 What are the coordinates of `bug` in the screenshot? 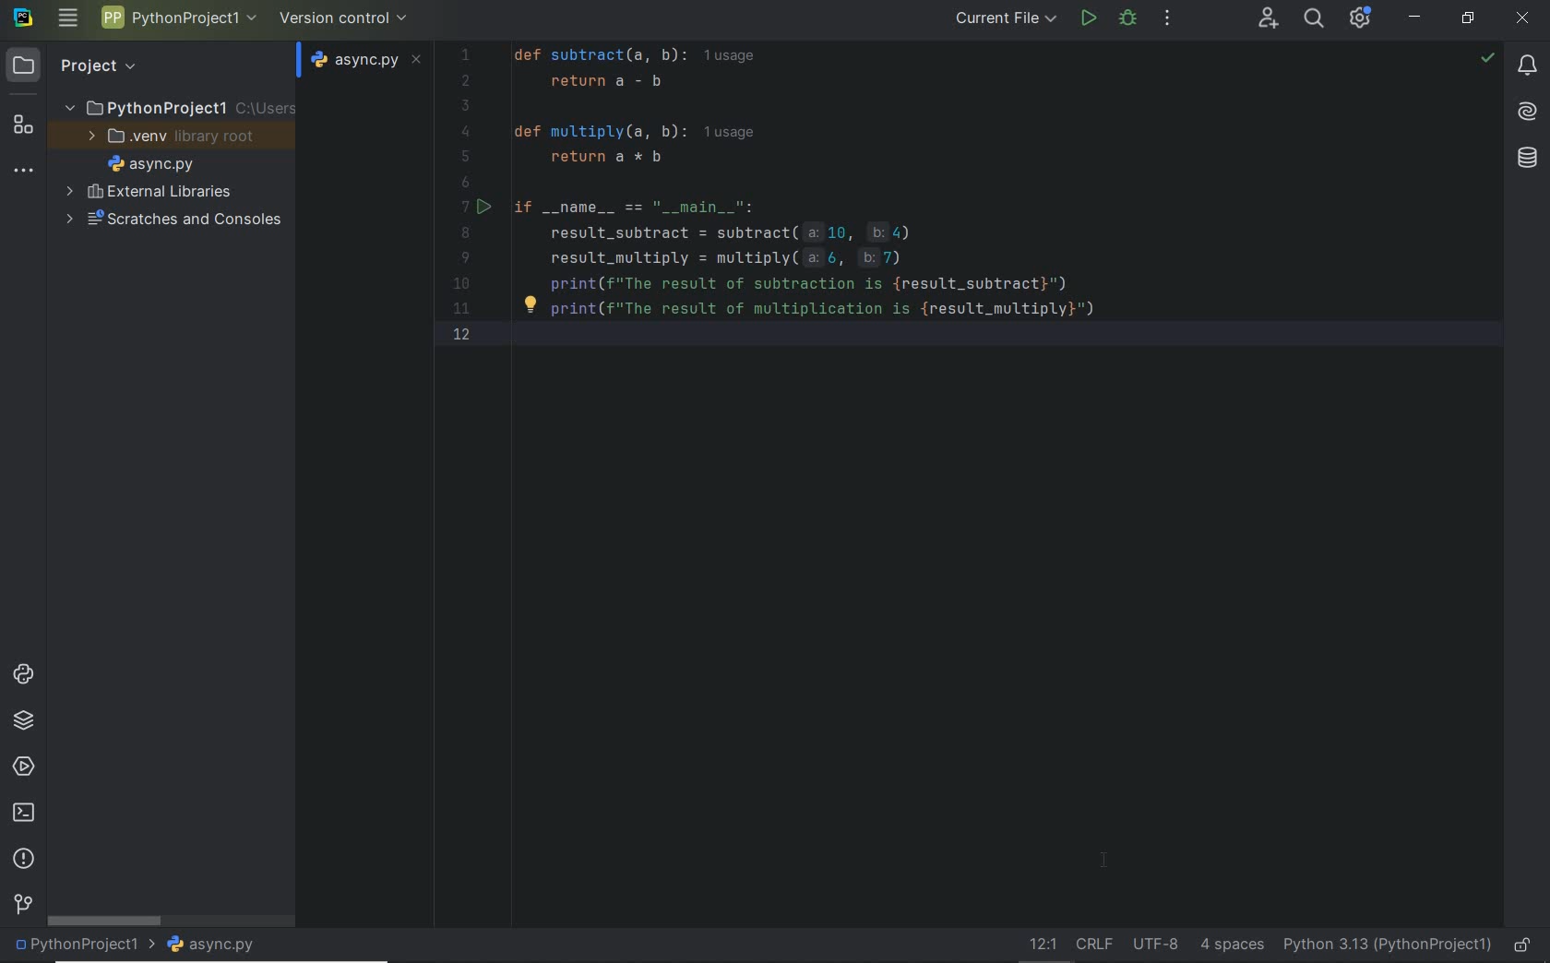 It's located at (1127, 18).